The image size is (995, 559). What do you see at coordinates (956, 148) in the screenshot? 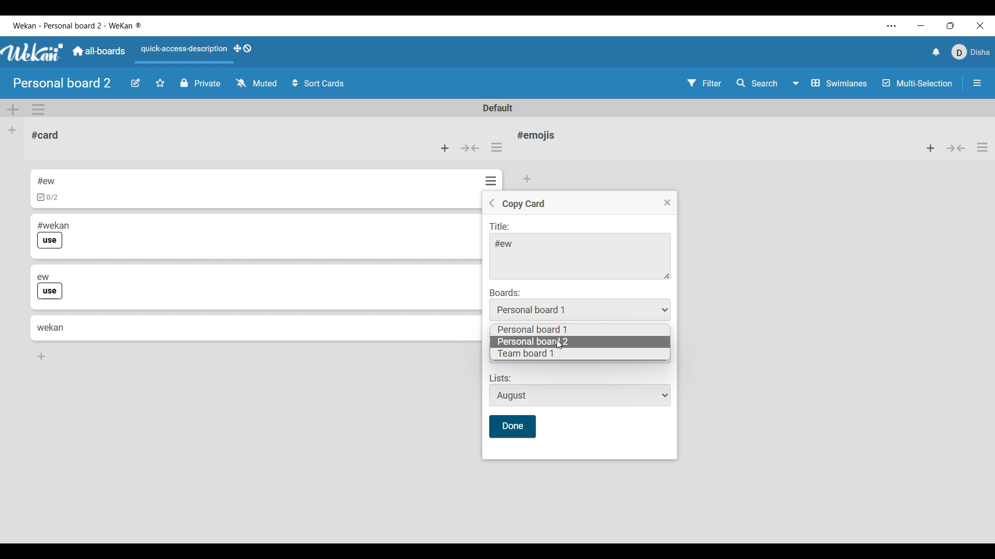
I see `Collapse` at bounding box center [956, 148].